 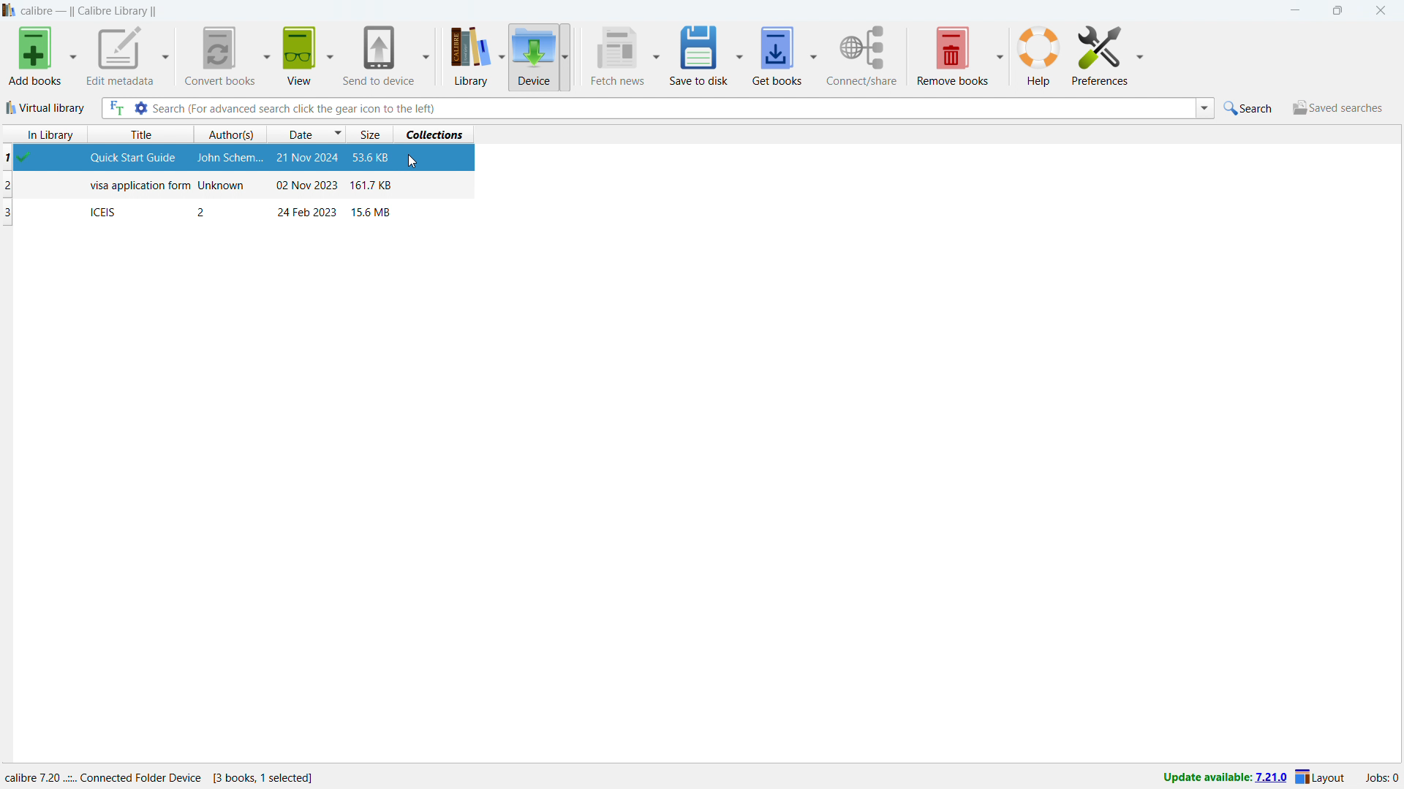 I want to click on get books options, so click(x=815, y=53).